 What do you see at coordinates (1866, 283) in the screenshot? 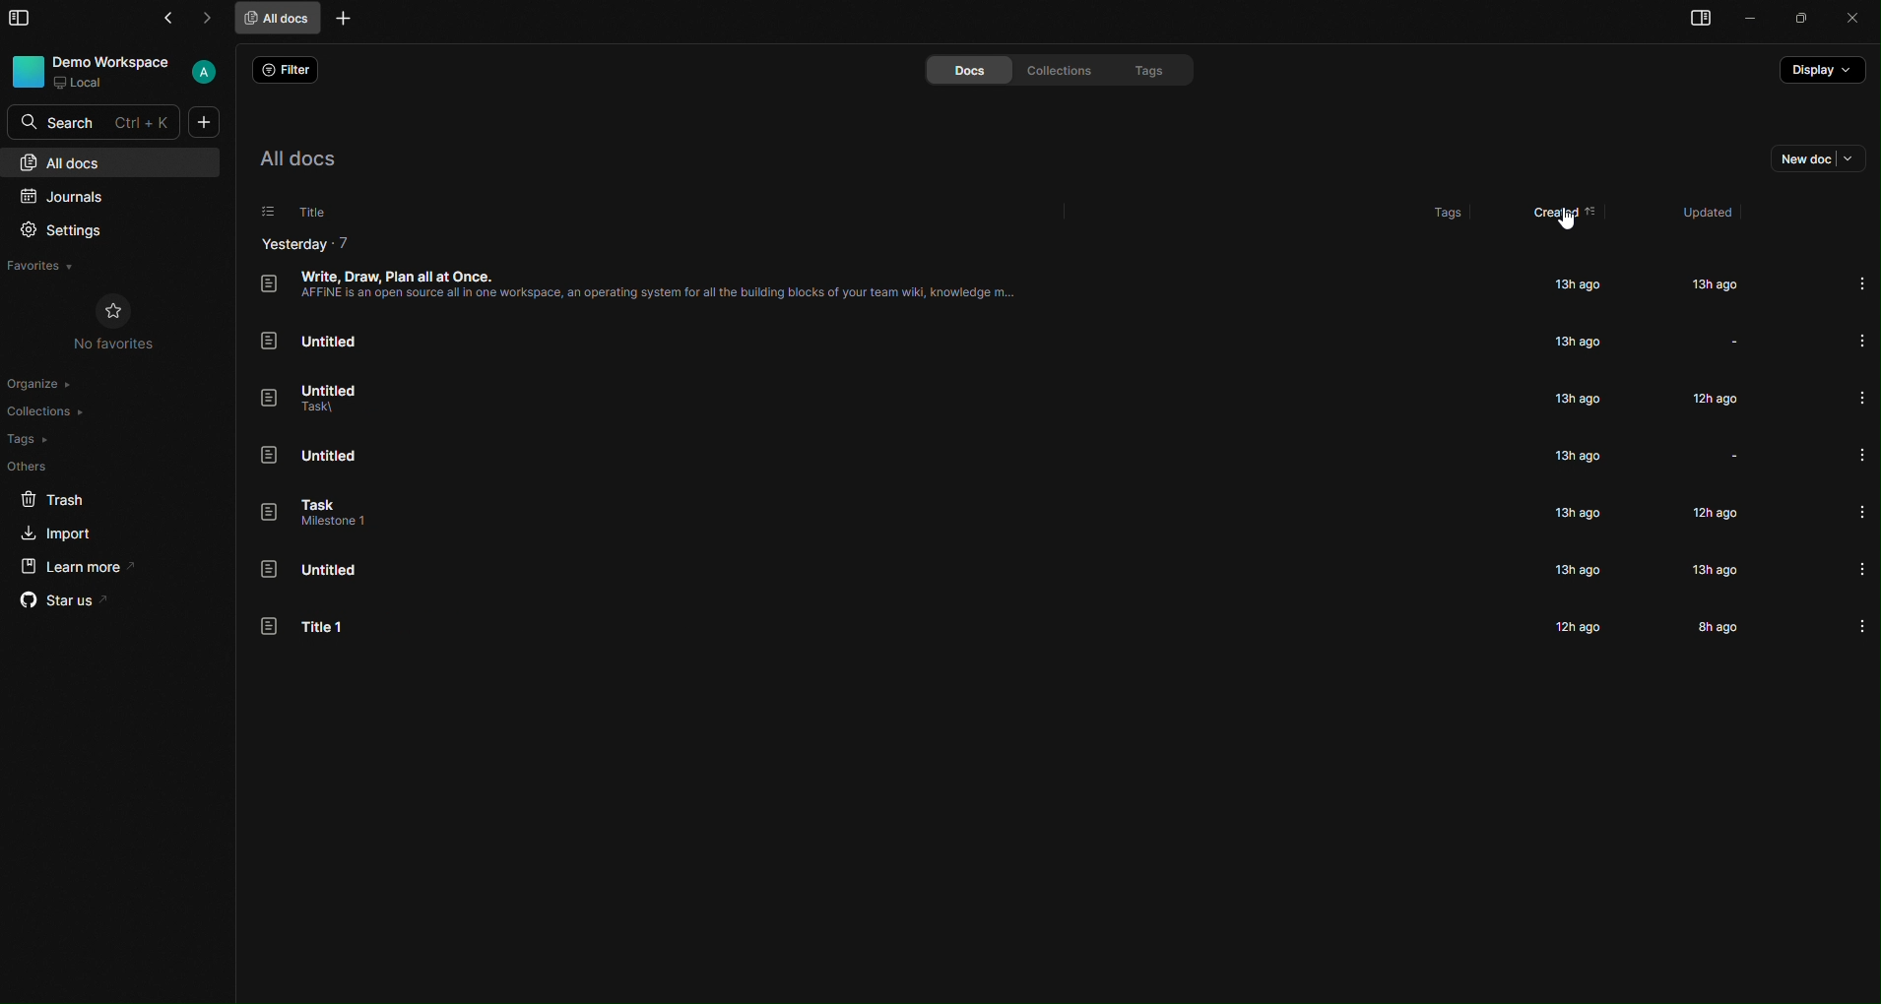
I see ` more info` at bounding box center [1866, 283].